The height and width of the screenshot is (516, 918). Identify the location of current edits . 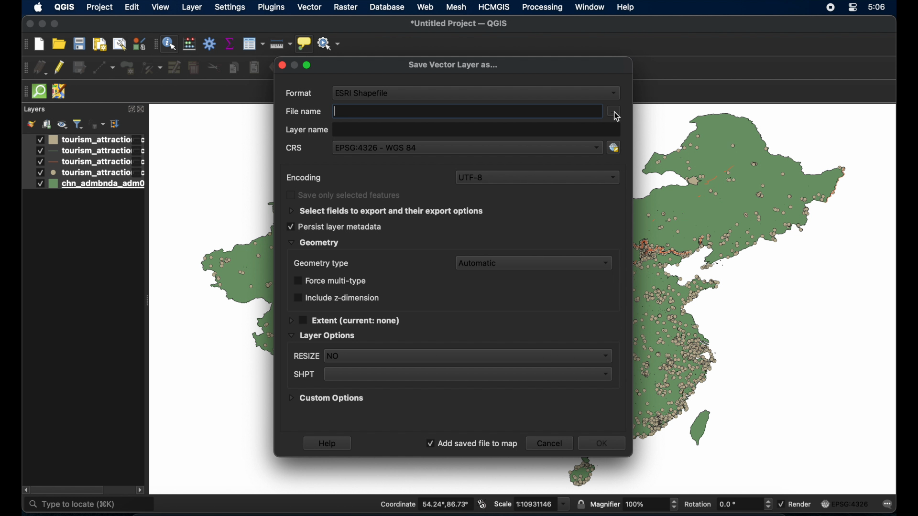
(41, 68).